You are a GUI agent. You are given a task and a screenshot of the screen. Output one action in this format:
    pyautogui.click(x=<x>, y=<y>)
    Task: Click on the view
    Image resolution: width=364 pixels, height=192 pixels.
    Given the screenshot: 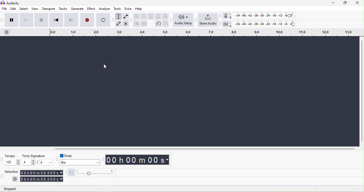 What is the action you would take?
    pyautogui.click(x=35, y=8)
    